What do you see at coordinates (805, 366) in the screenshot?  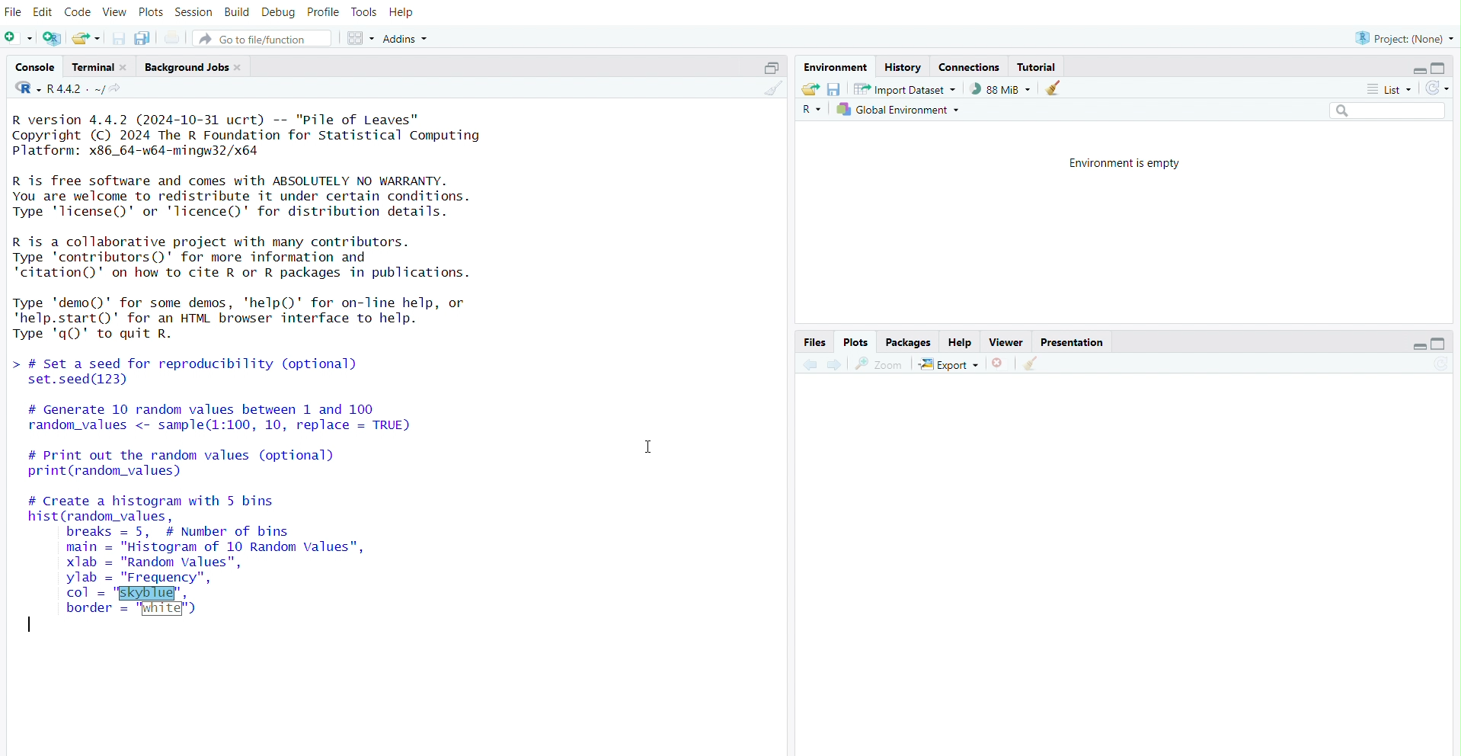 I see `previous plot` at bounding box center [805, 366].